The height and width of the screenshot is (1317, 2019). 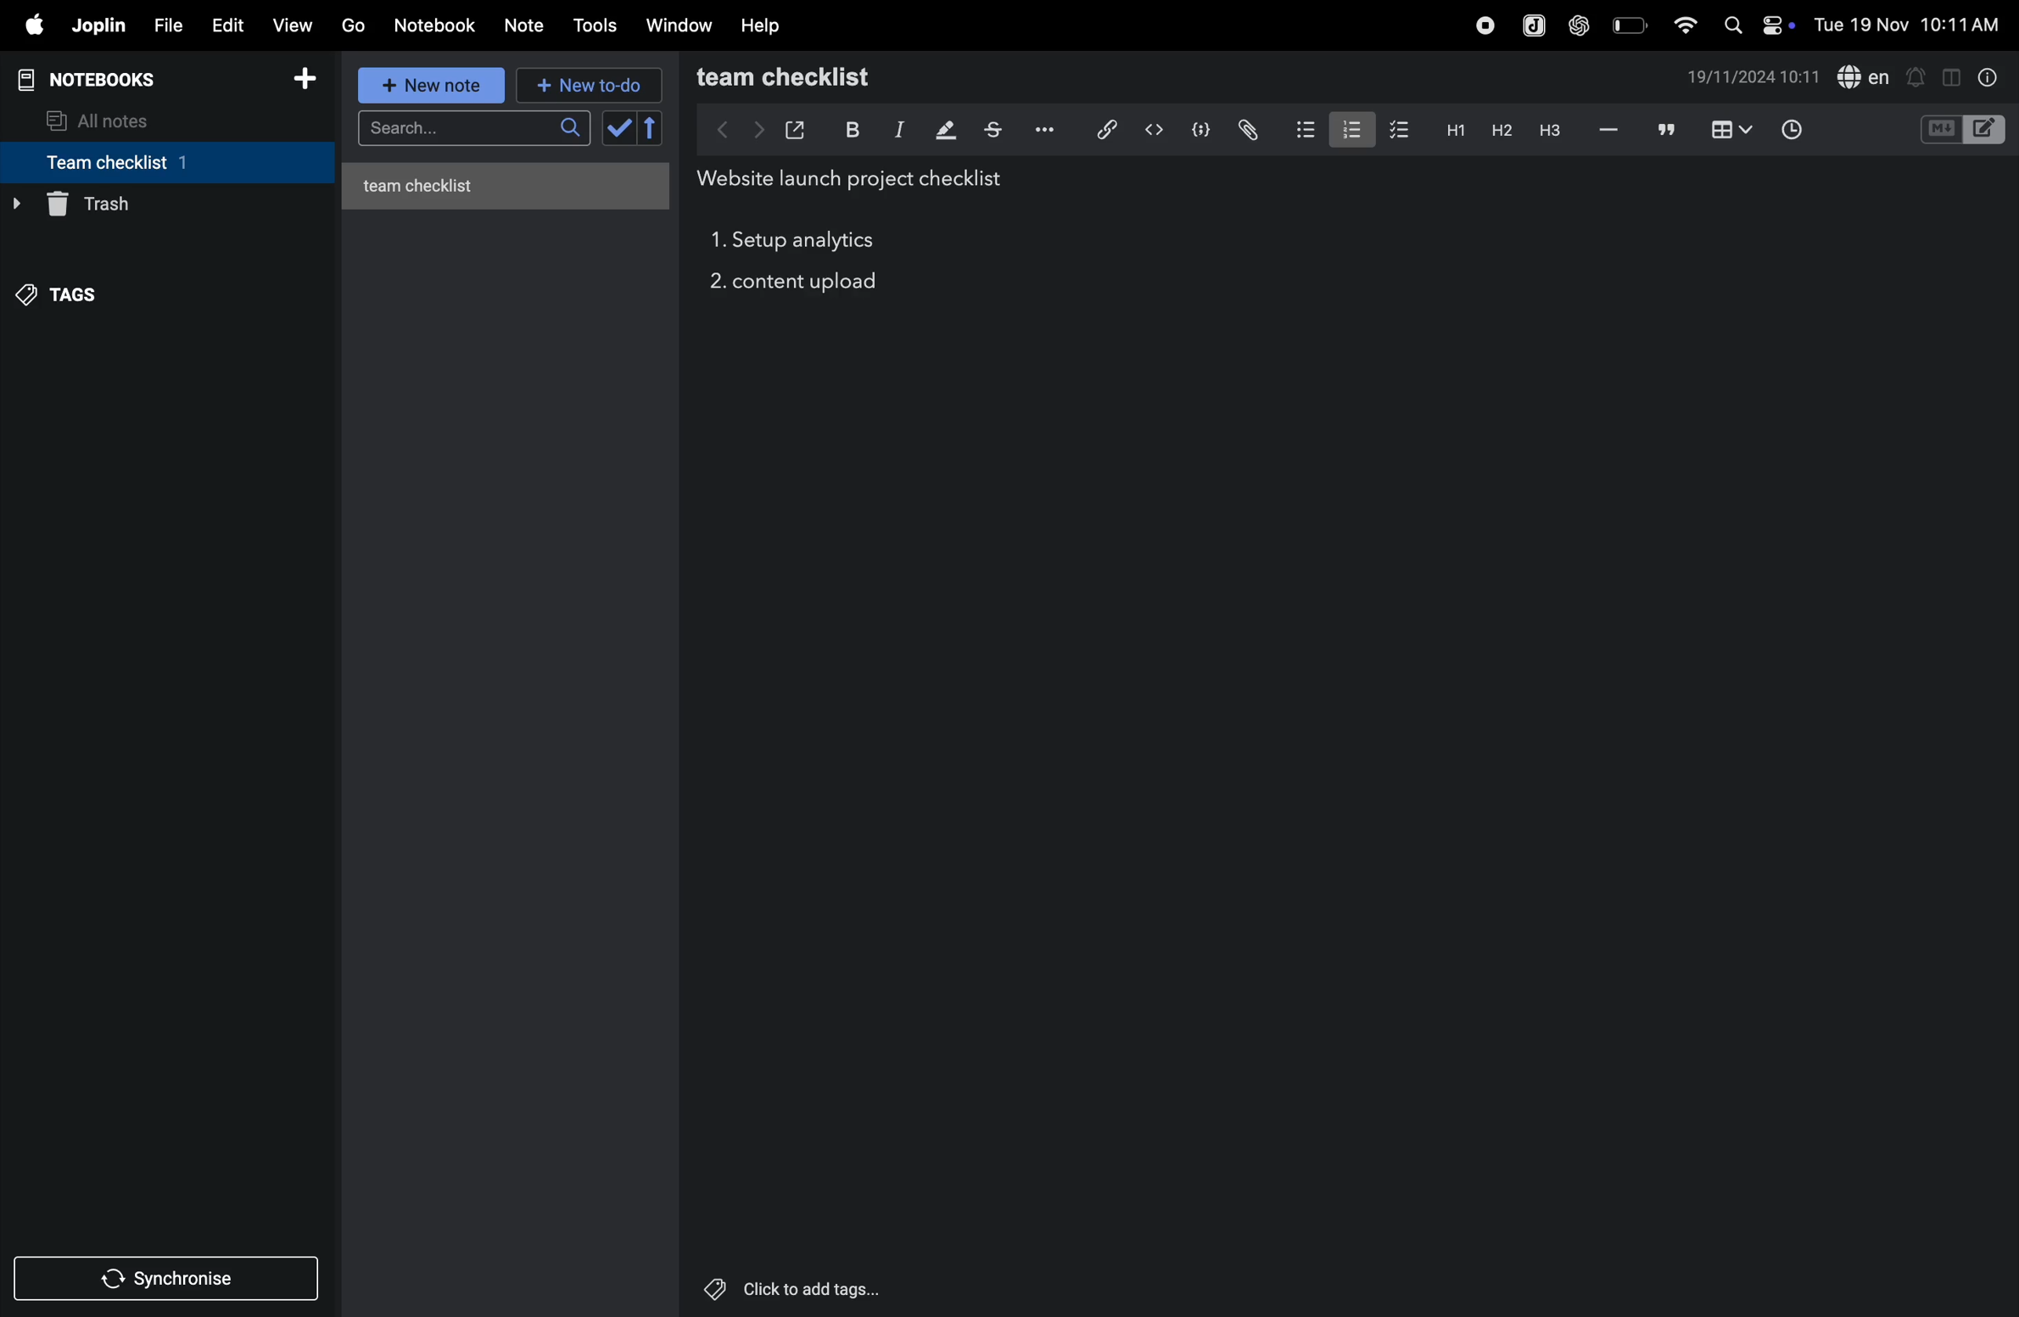 I want to click on team checklist, so click(x=138, y=162).